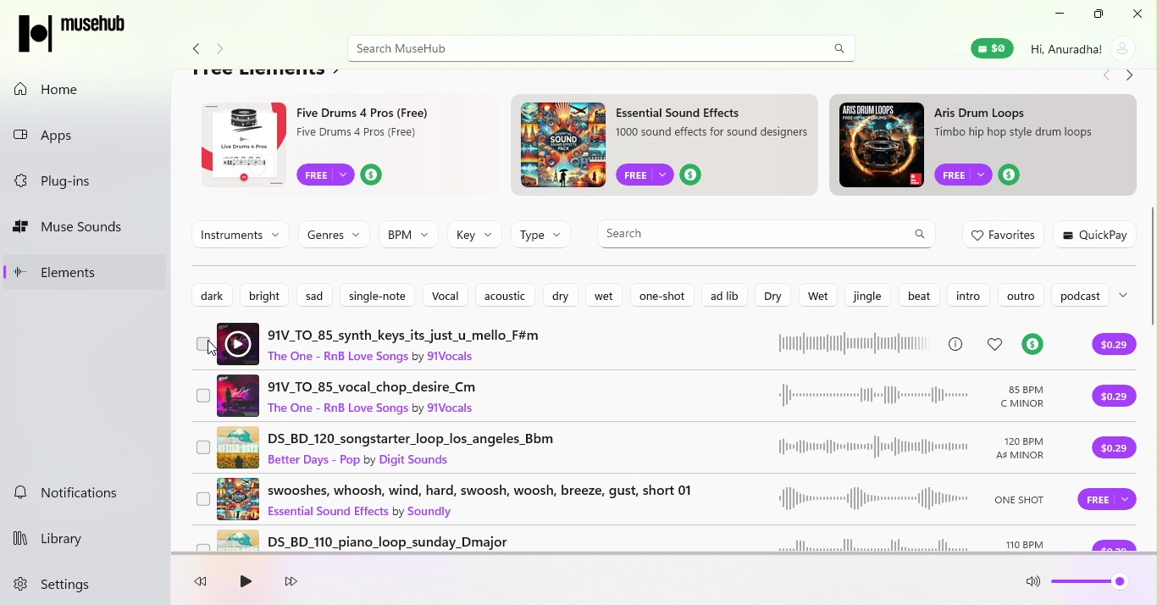 The width and height of the screenshot is (1157, 605). I want to click on purchase, so click(1112, 450).